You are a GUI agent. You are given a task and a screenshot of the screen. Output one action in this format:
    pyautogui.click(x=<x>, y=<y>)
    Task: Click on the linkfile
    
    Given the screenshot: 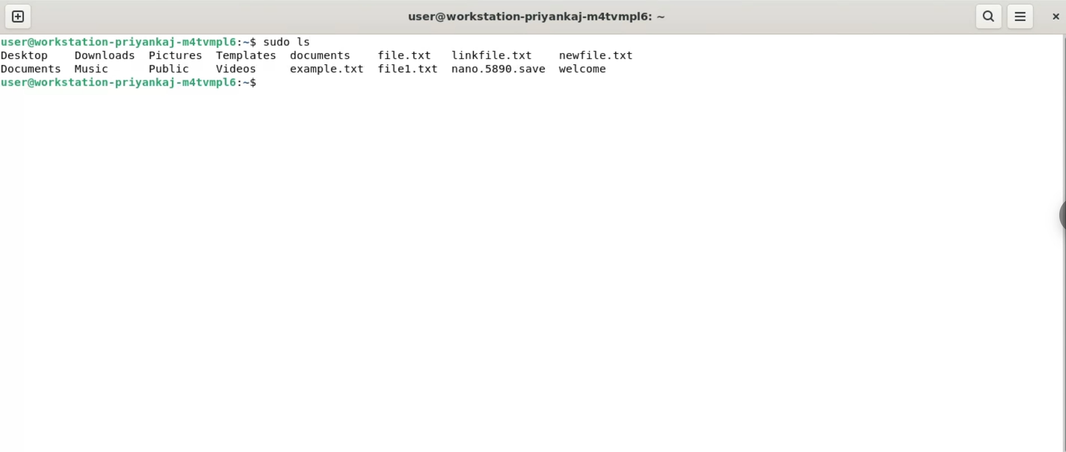 What is the action you would take?
    pyautogui.click(x=492, y=55)
    